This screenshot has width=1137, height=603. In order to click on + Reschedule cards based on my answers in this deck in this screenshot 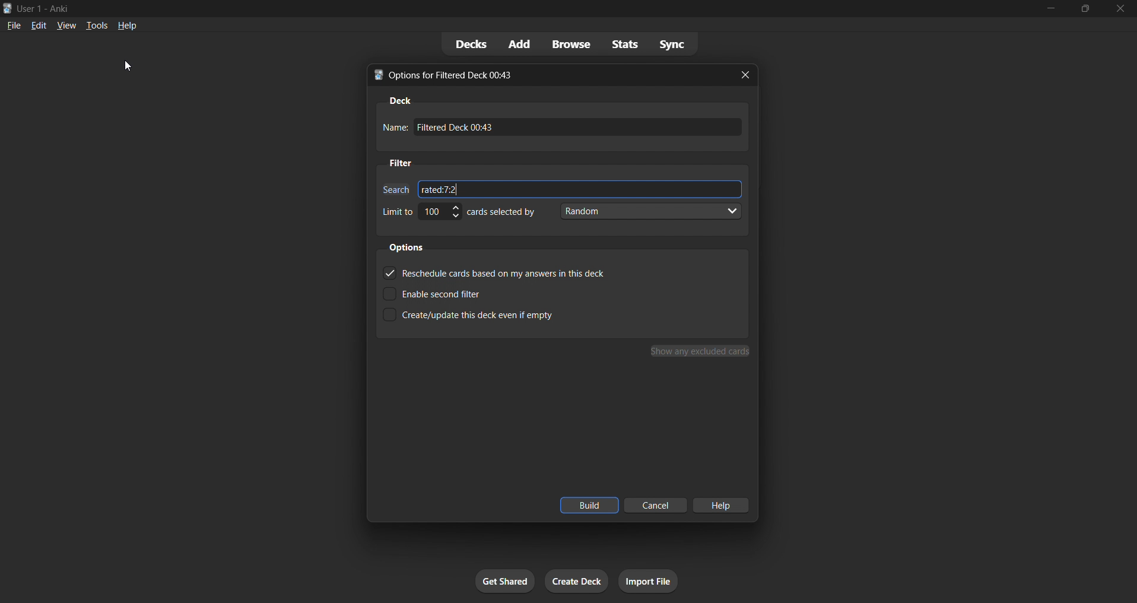, I will do `click(493, 271)`.